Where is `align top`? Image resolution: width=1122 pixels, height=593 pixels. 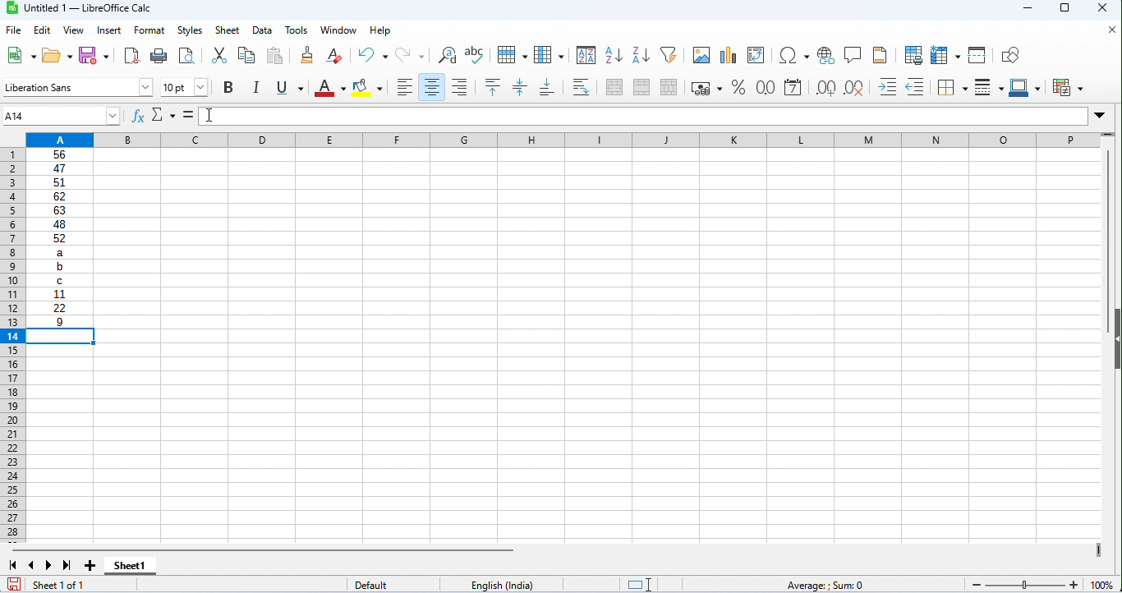
align top is located at coordinates (491, 86).